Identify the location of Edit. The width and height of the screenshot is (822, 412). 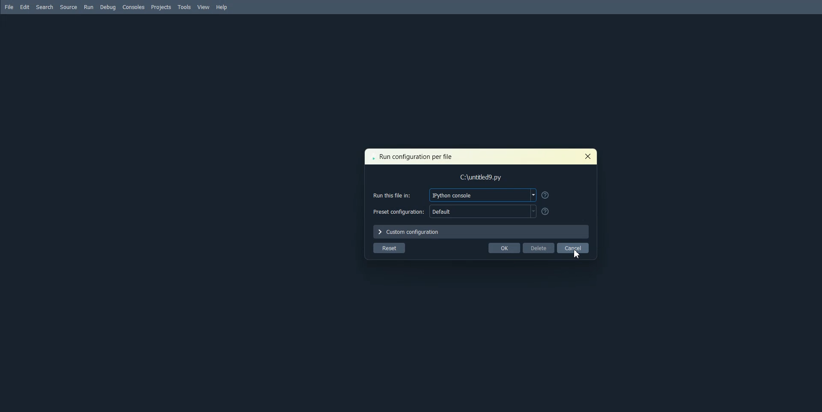
(25, 7).